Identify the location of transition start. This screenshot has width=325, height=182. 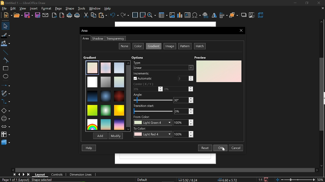
(153, 110).